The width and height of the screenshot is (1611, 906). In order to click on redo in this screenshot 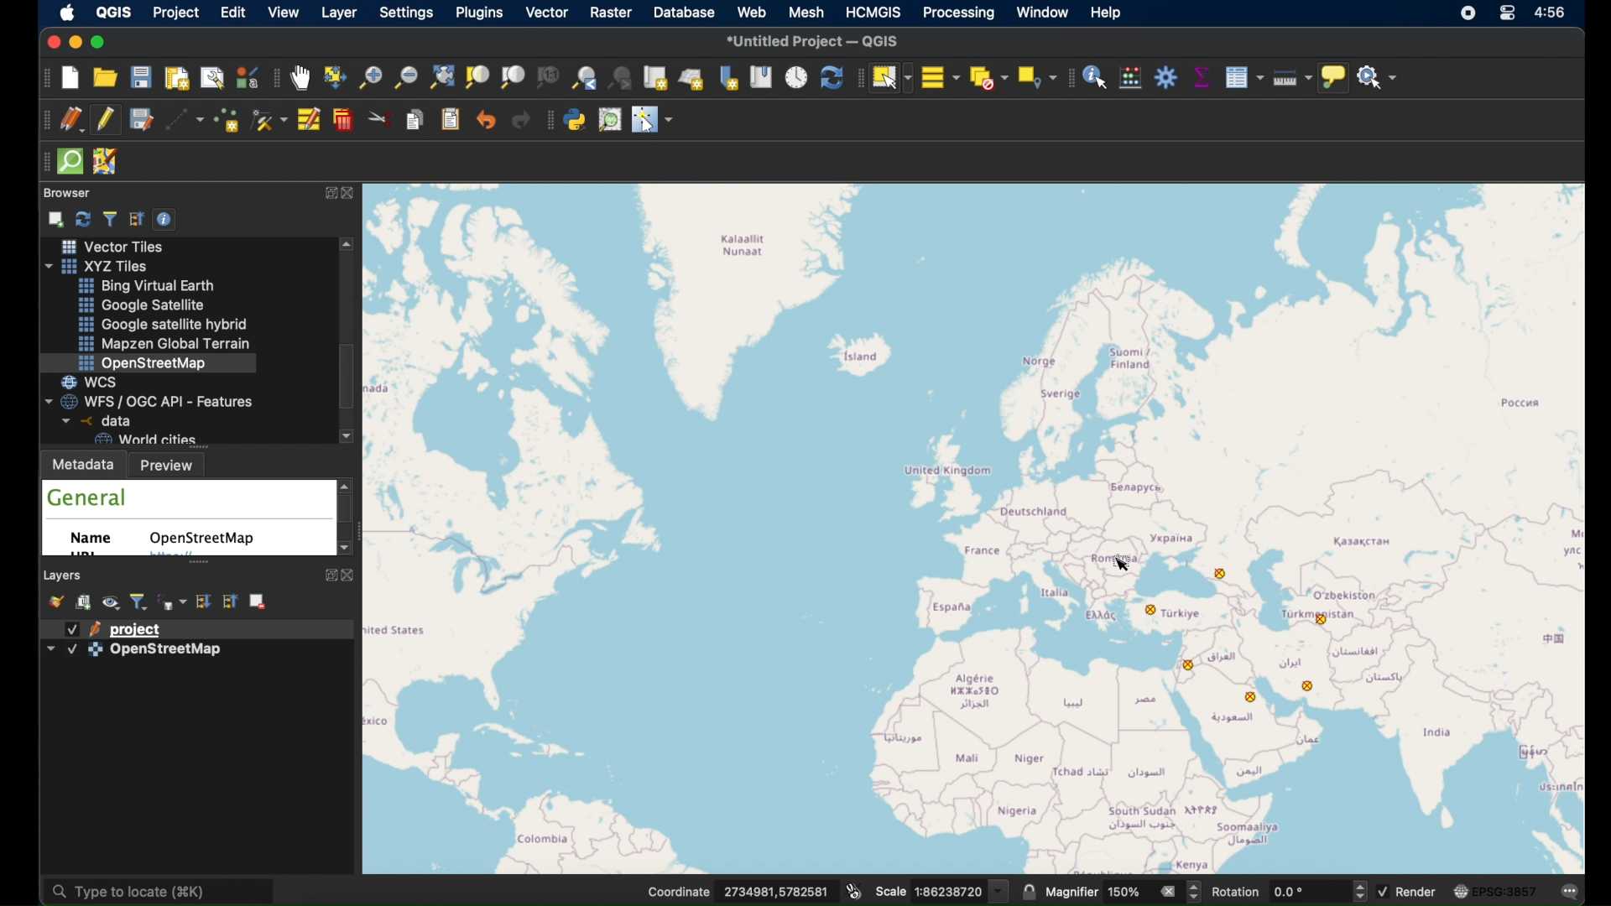, I will do `click(521, 121)`.